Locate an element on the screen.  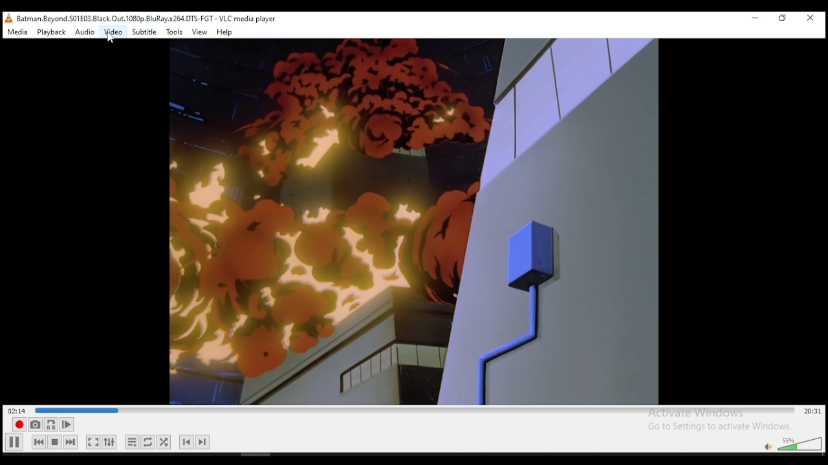
show extended settings is located at coordinates (164, 441).